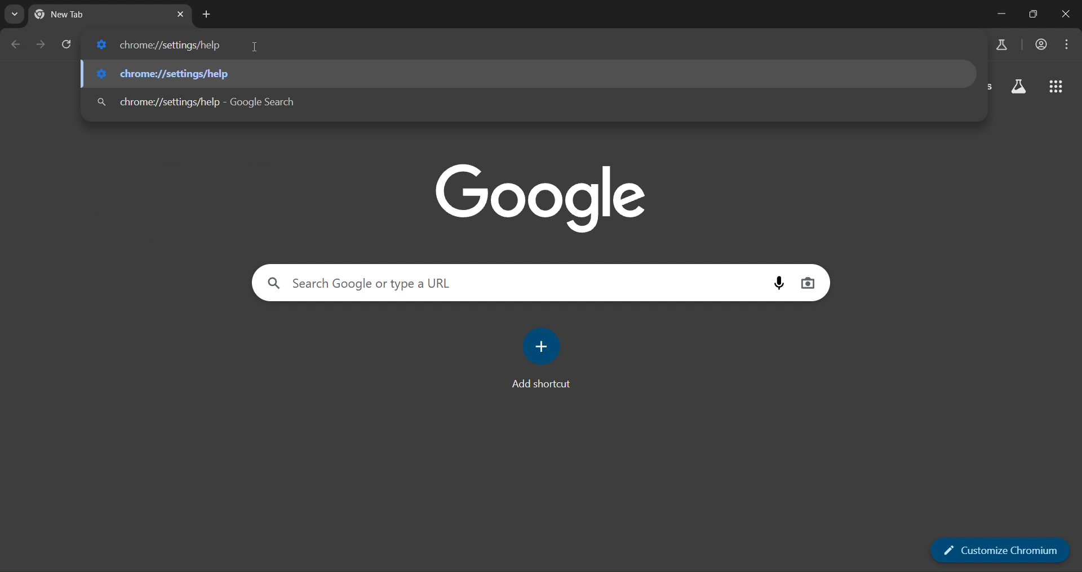 The image size is (1082, 572). What do you see at coordinates (255, 48) in the screenshot?
I see `cursor` at bounding box center [255, 48].